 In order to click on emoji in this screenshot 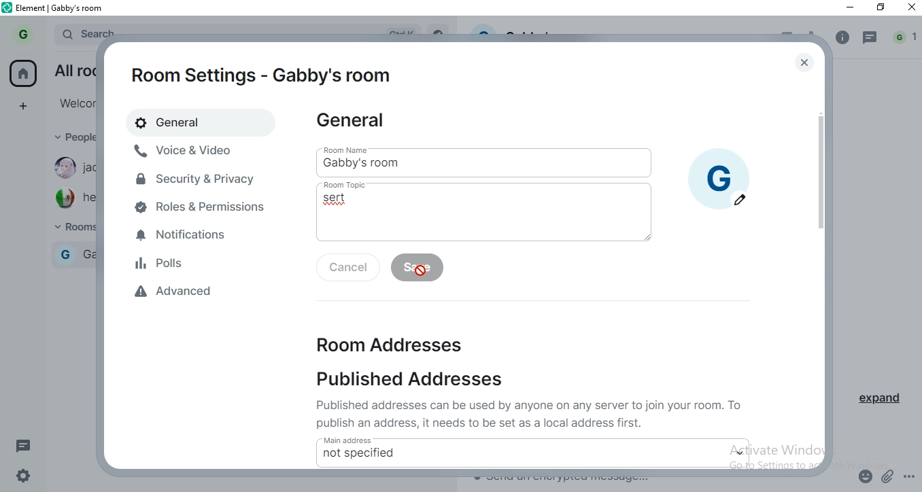, I will do `click(866, 474)`.